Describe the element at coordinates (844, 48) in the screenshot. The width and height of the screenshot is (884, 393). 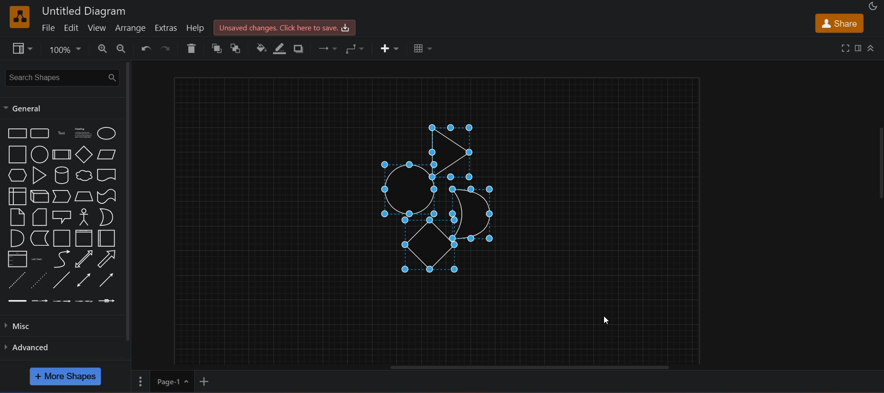
I see `fullscreen` at that location.